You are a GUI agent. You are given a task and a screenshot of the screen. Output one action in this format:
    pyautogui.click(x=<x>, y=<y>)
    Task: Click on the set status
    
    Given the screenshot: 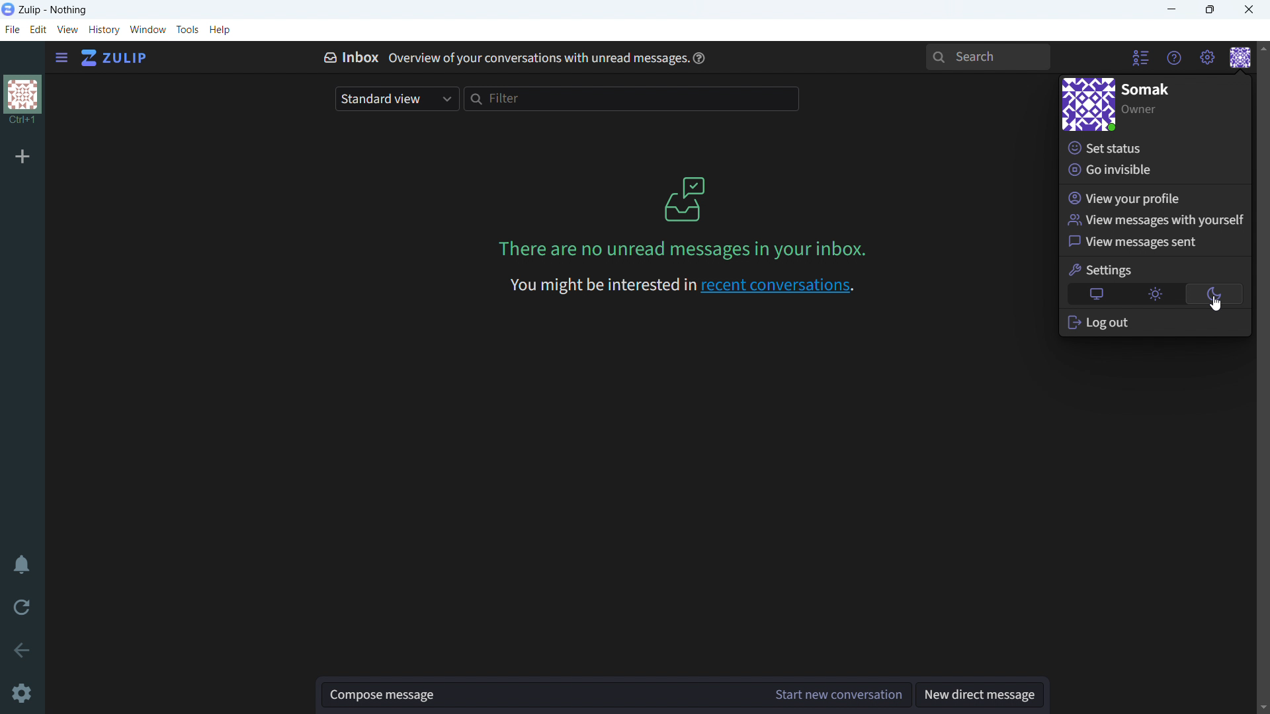 What is the action you would take?
    pyautogui.click(x=1153, y=147)
    